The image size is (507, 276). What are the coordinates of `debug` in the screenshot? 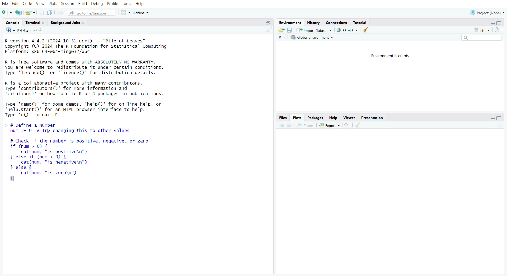 It's located at (97, 4).